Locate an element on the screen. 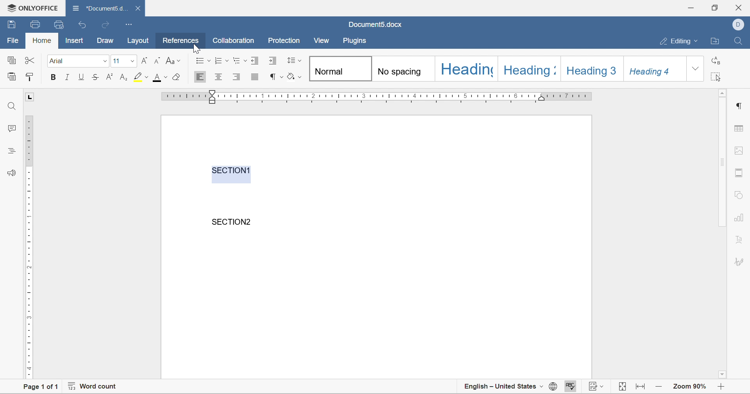 The image size is (750, 394). section2 is located at coordinates (233, 222).